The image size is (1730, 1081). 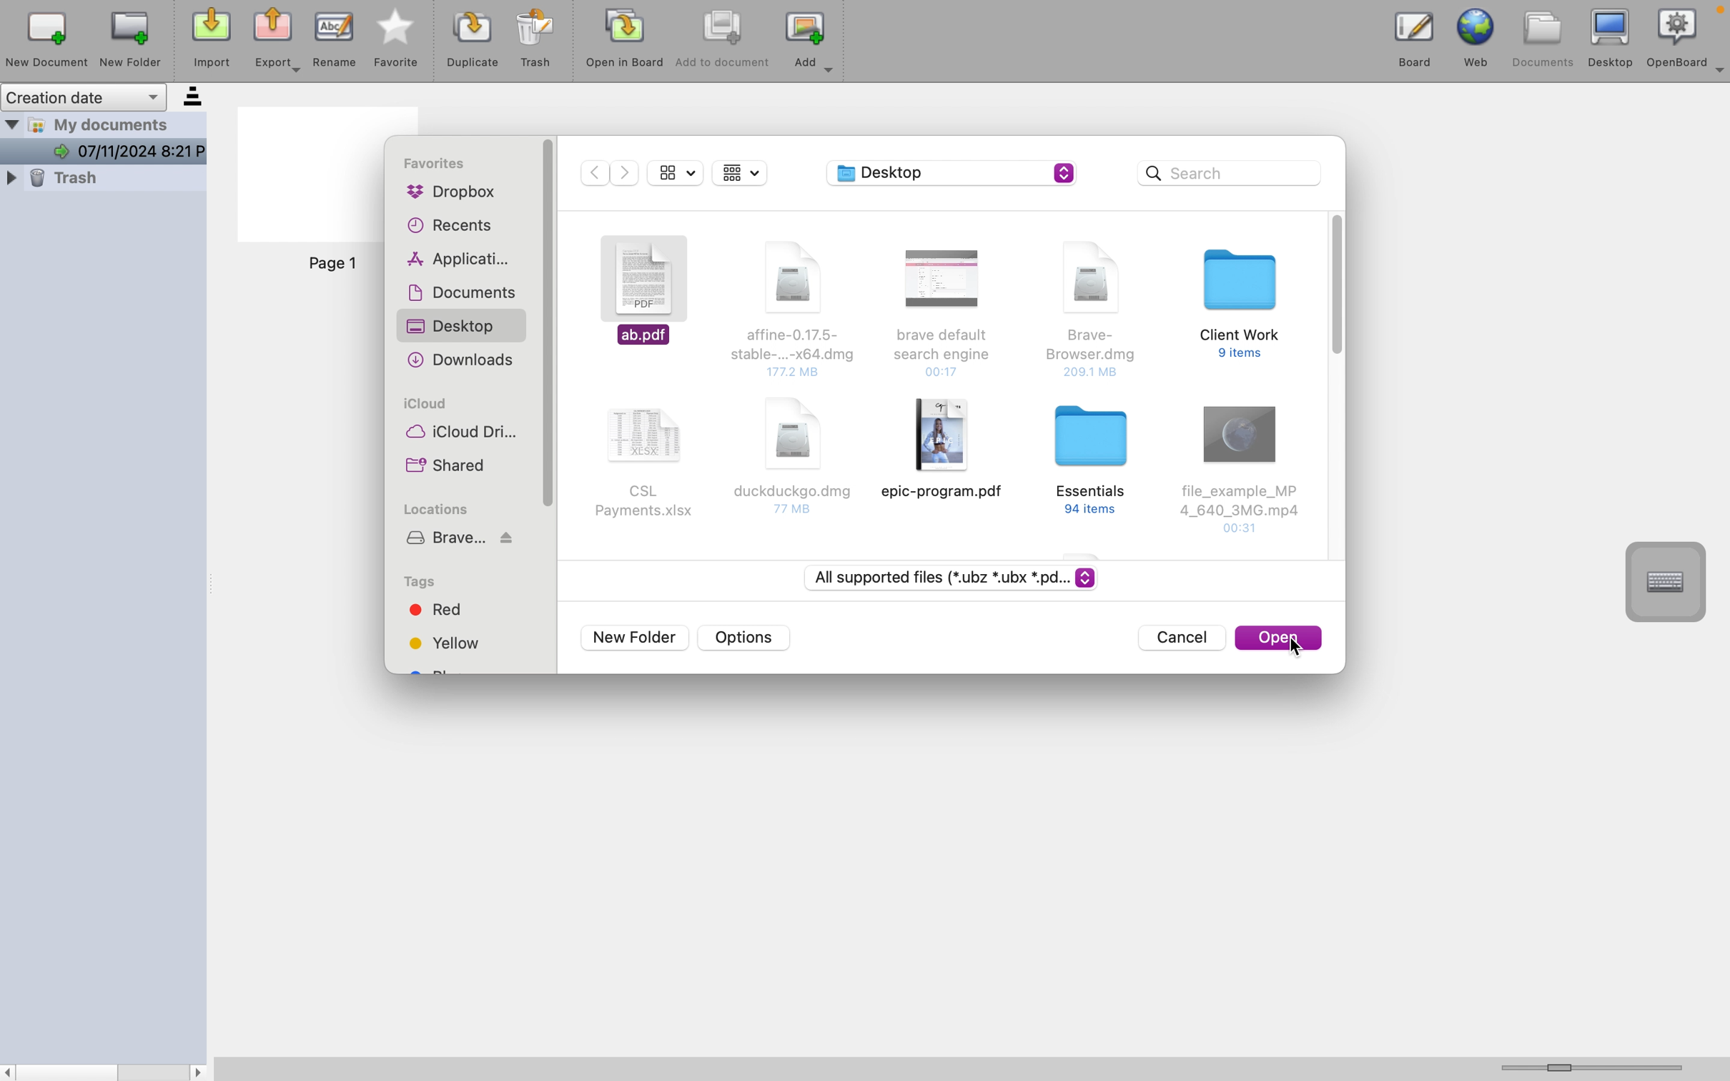 What do you see at coordinates (646, 461) in the screenshot?
I see `document` at bounding box center [646, 461].